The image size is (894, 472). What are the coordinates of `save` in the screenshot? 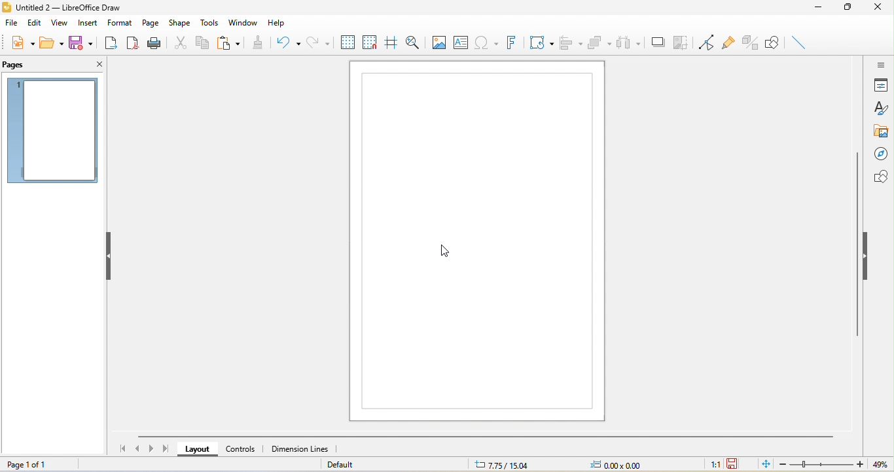 It's located at (82, 44).